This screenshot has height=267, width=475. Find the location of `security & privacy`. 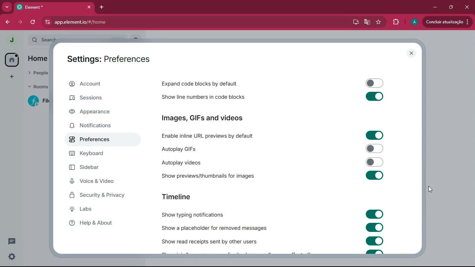

security & privacy is located at coordinates (102, 195).